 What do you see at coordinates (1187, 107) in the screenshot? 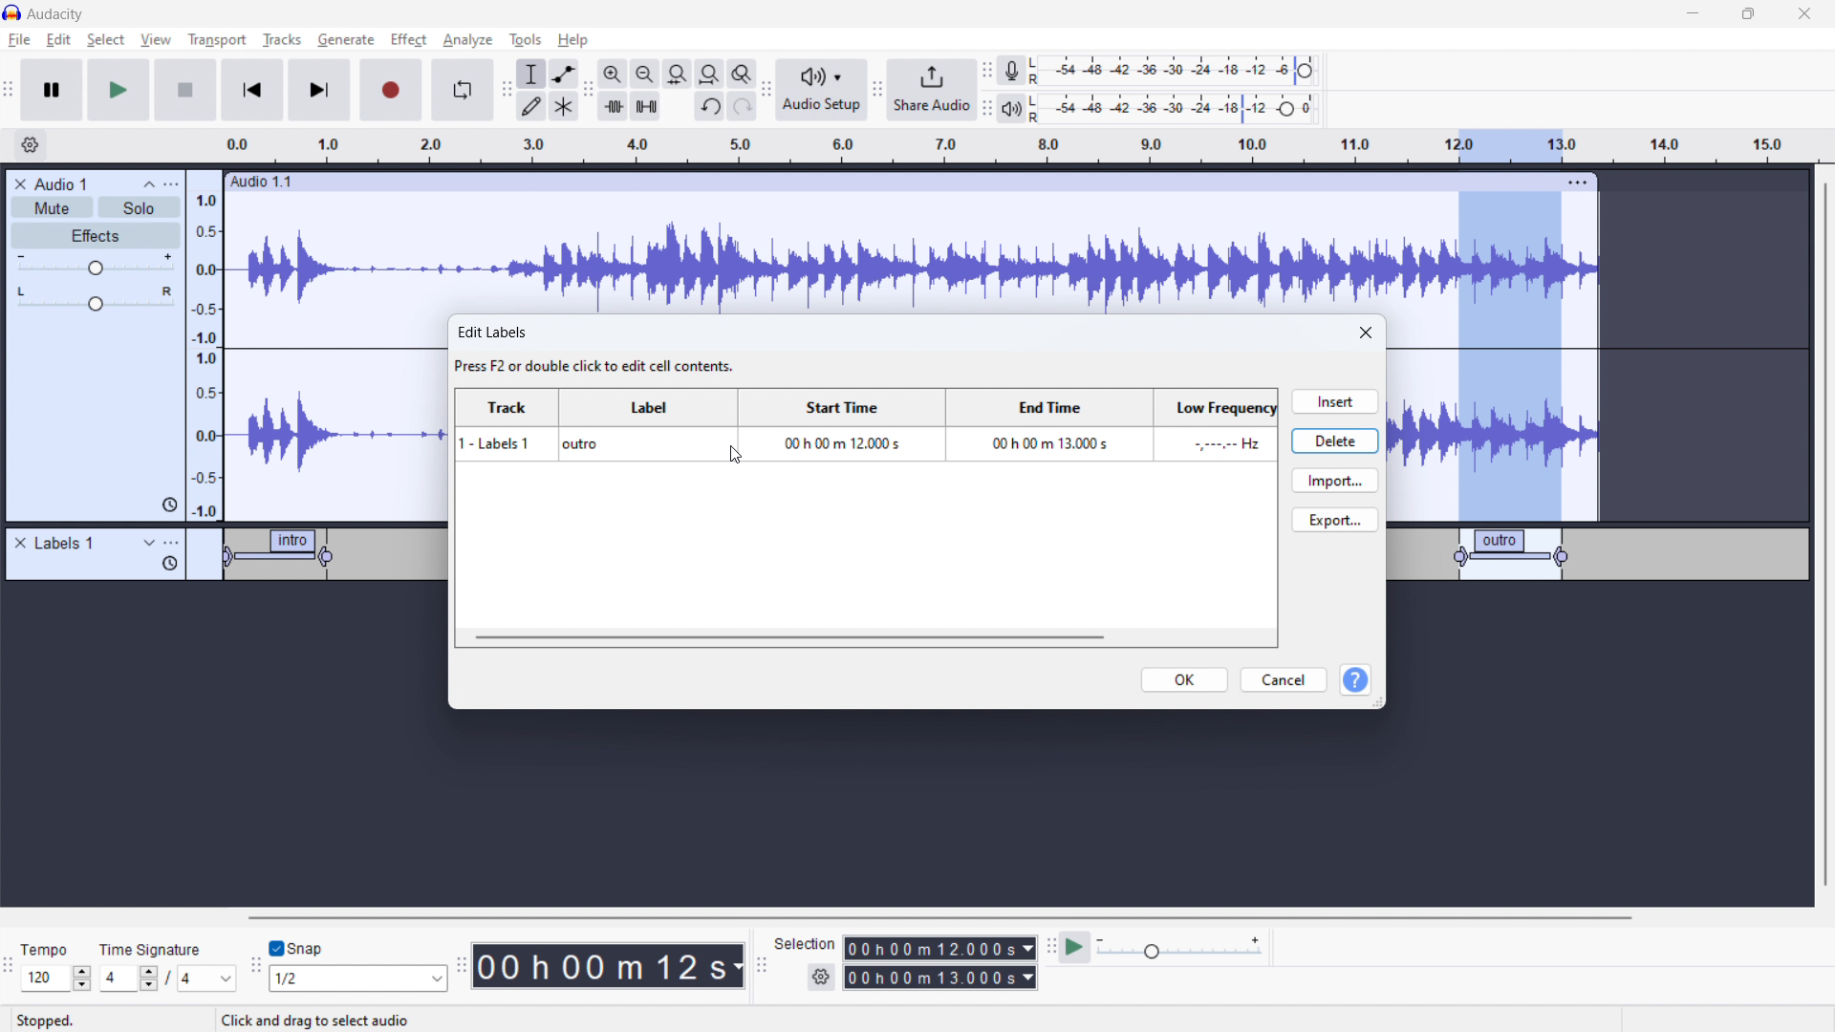
I see `playback level` at bounding box center [1187, 107].